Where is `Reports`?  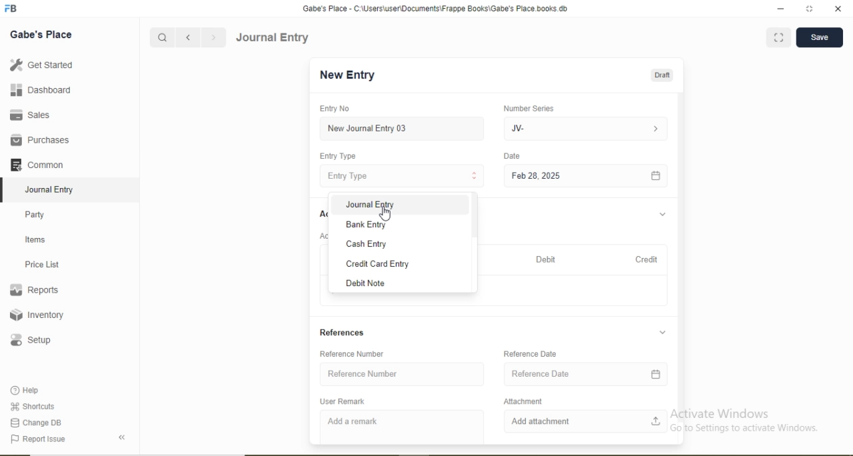 Reports is located at coordinates (34, 290).